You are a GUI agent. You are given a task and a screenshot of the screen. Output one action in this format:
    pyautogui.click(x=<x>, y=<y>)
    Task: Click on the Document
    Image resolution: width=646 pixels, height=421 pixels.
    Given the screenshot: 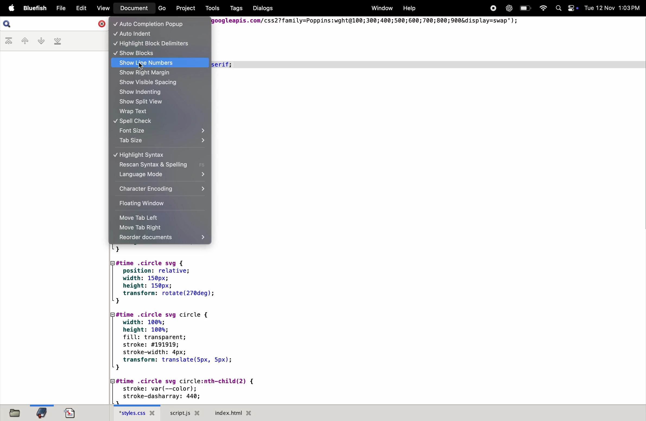 What is the action you would take?
    pyautogui.click(x=131, y=8)
    